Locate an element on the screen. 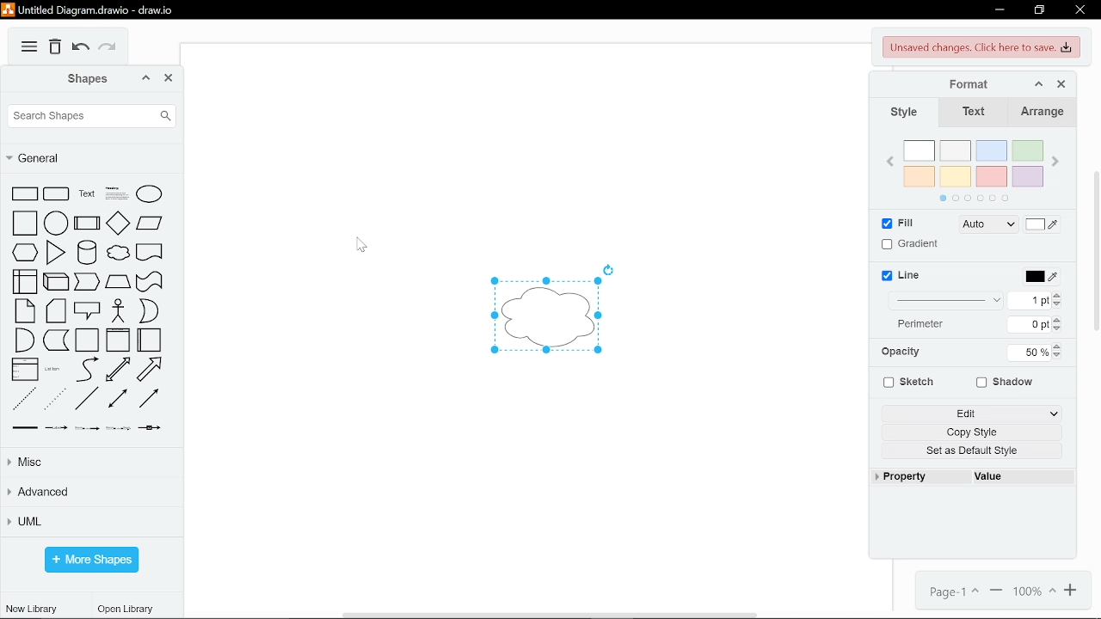 The height and width of the screenshot is (619, 1101). connector with three label is located at coordinates (119, 428).